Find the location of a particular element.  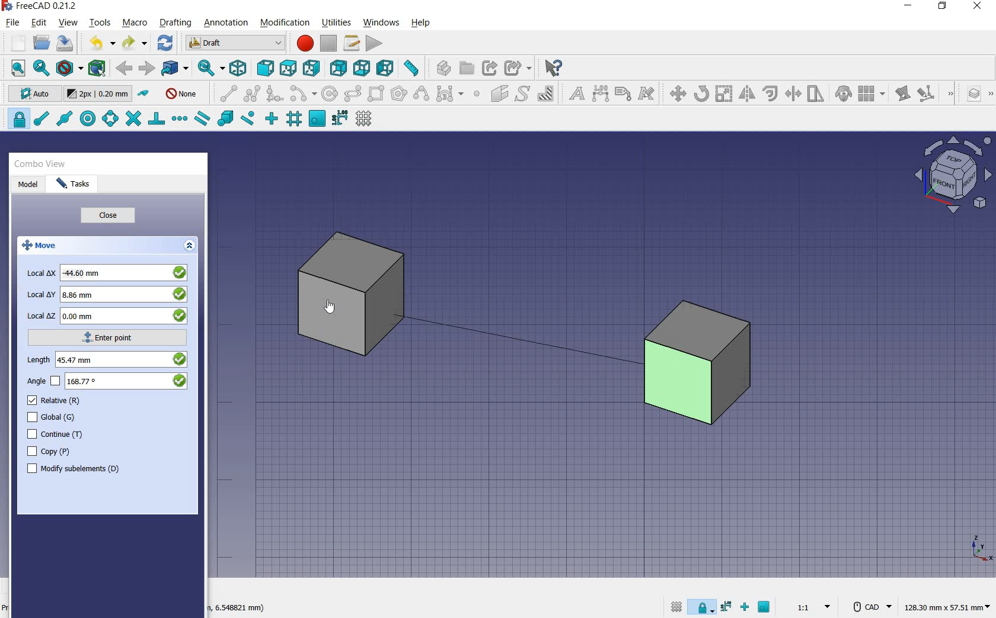

snap dimensions is located at coordinates (340, 119).